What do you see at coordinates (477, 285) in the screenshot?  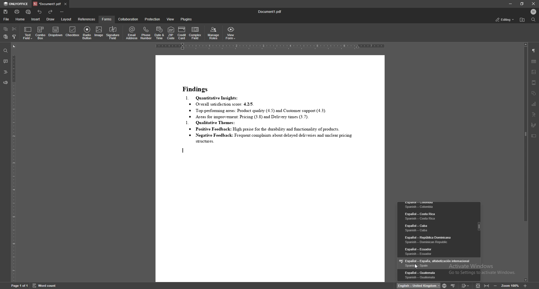 I see `fit to screen` at bounding box center [477, 285].